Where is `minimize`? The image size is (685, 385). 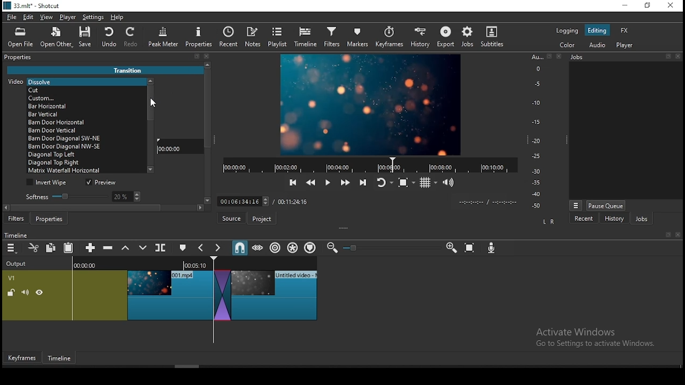 minimize is located at coordinates (627, 6).